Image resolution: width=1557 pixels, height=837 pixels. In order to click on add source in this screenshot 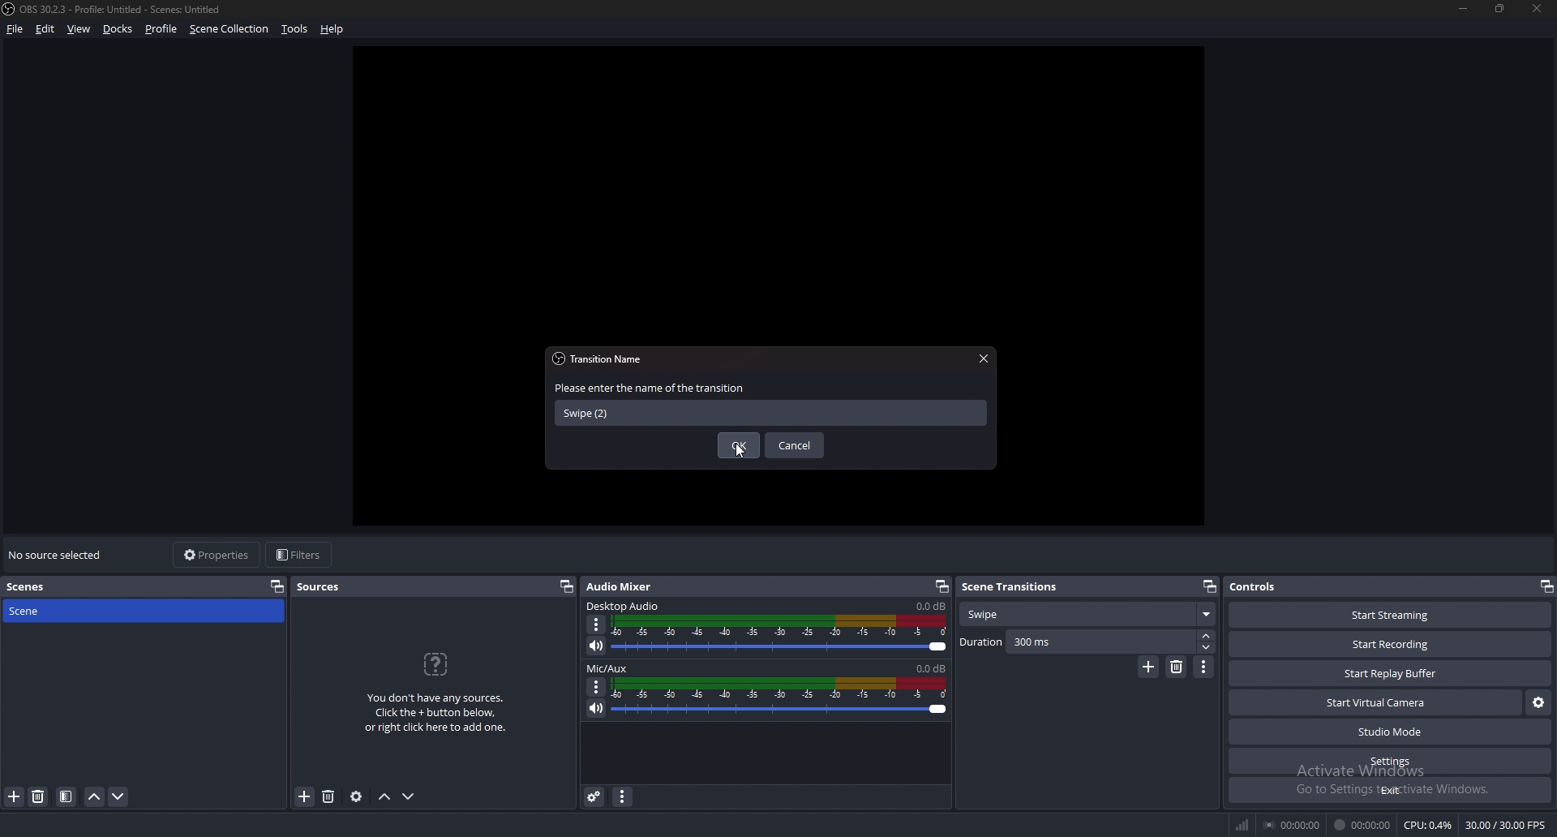, I will do `click(304, 799)`.